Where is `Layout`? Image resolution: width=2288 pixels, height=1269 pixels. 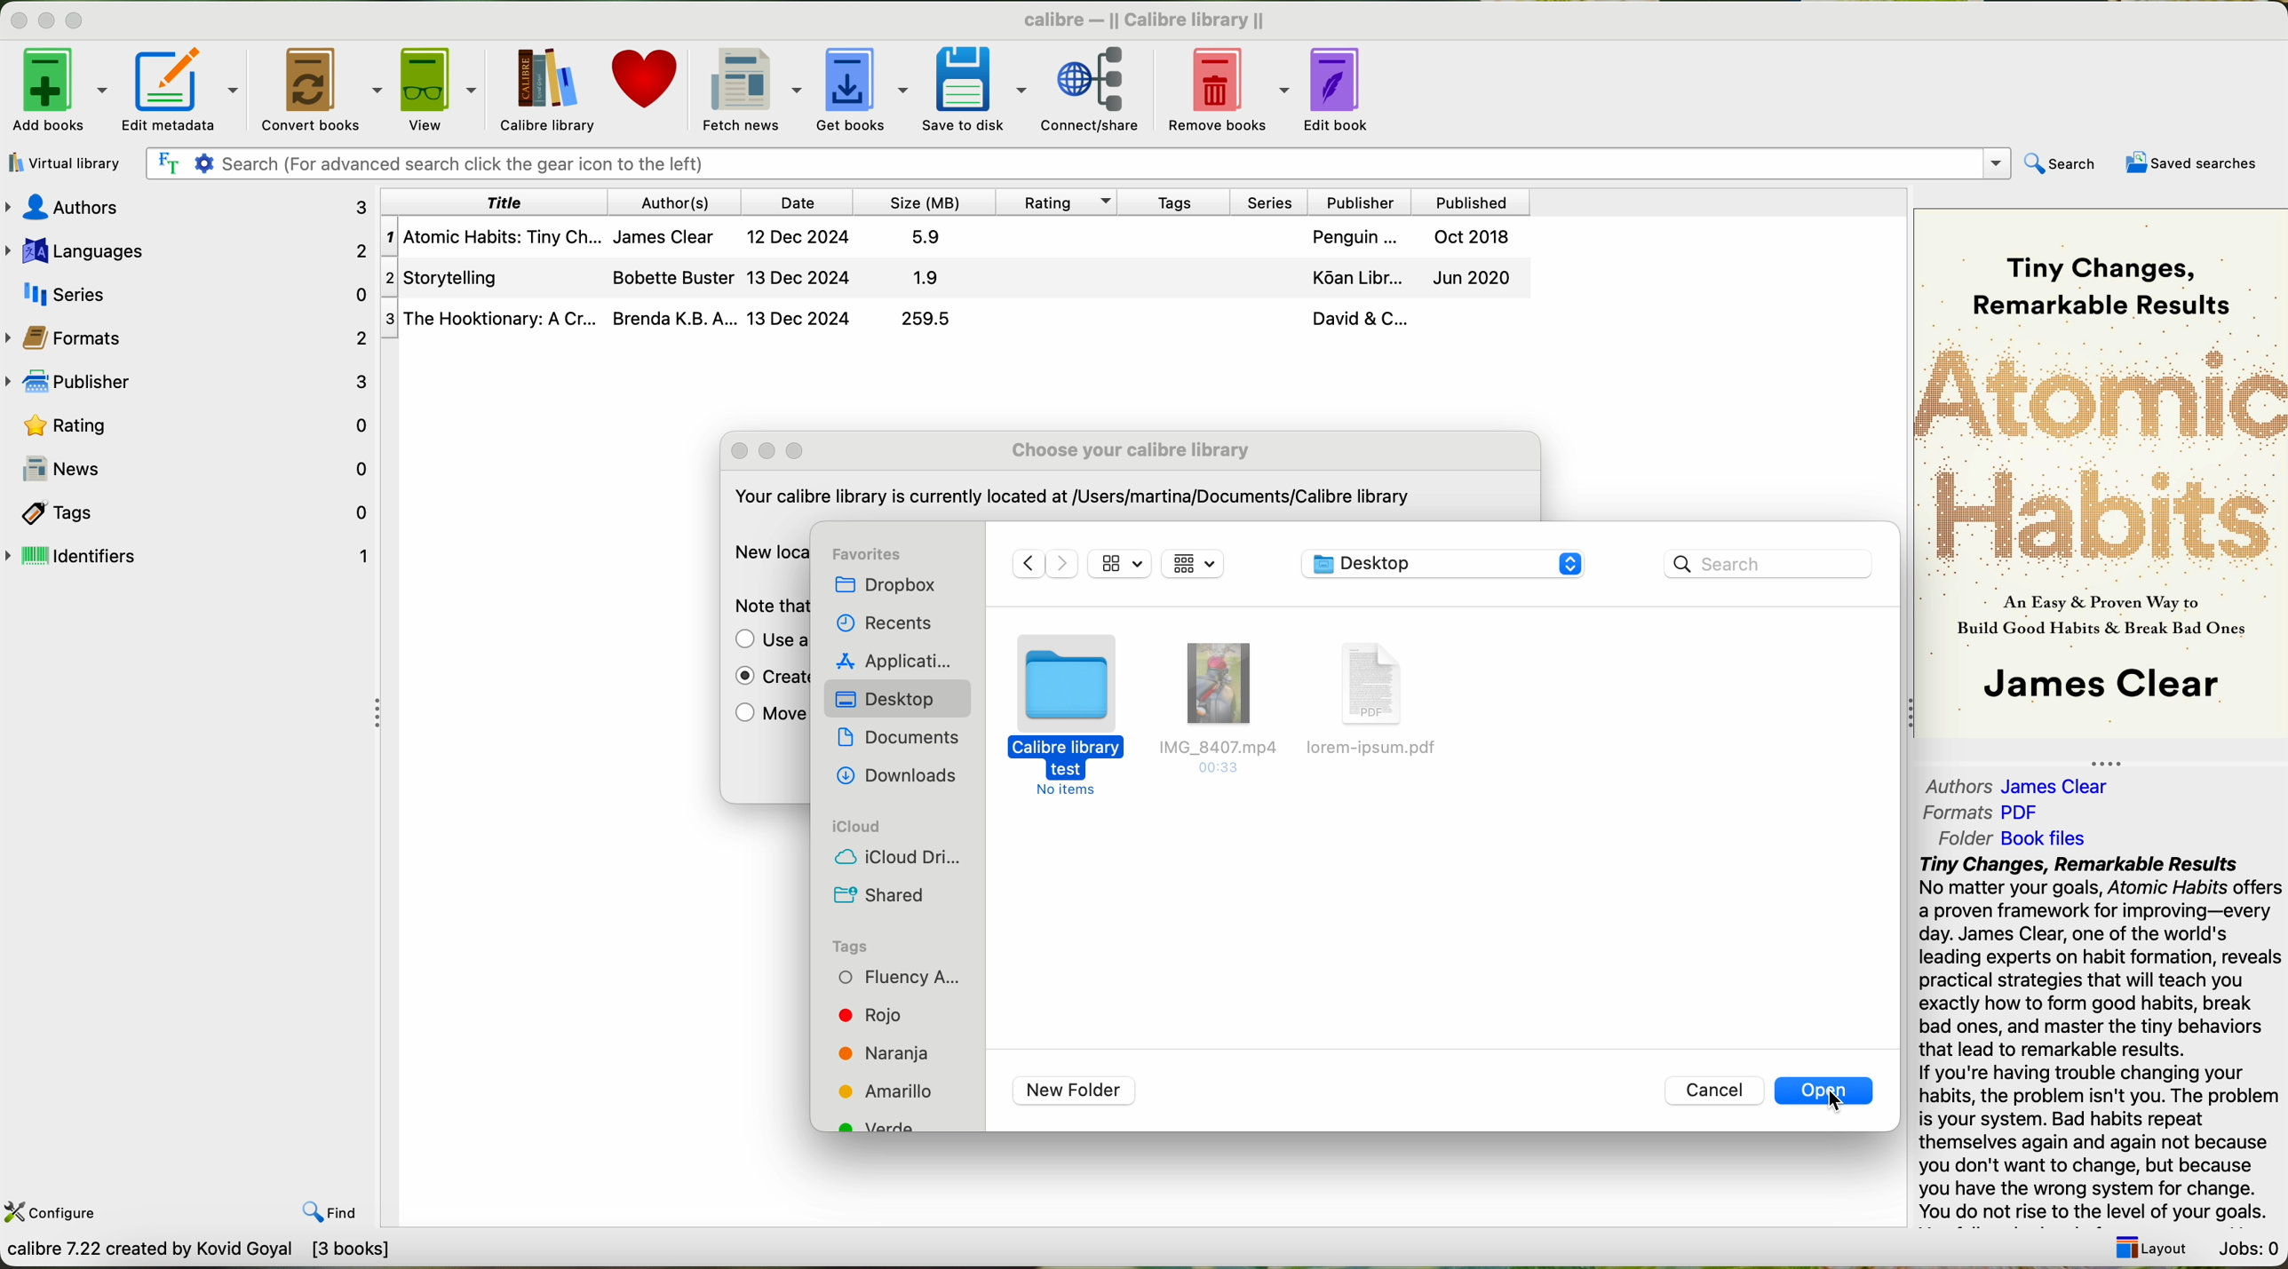 Layout is located at coordinates (2146, 1242).